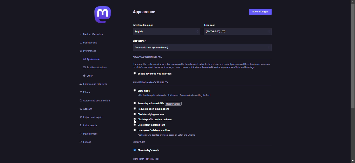 The image size is (355, 163). What do you see at coordinates (353, 82) in the screenshot?
I see `scroll bar` at bounding box center [353, 82].